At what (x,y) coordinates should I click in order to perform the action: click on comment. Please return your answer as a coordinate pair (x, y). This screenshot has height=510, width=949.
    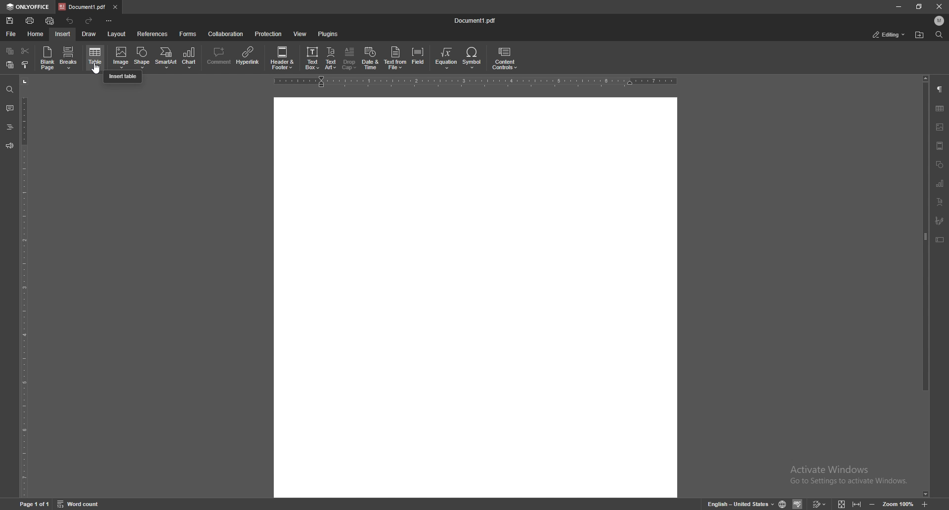
    Looking at the image, I should click on (10, 108).